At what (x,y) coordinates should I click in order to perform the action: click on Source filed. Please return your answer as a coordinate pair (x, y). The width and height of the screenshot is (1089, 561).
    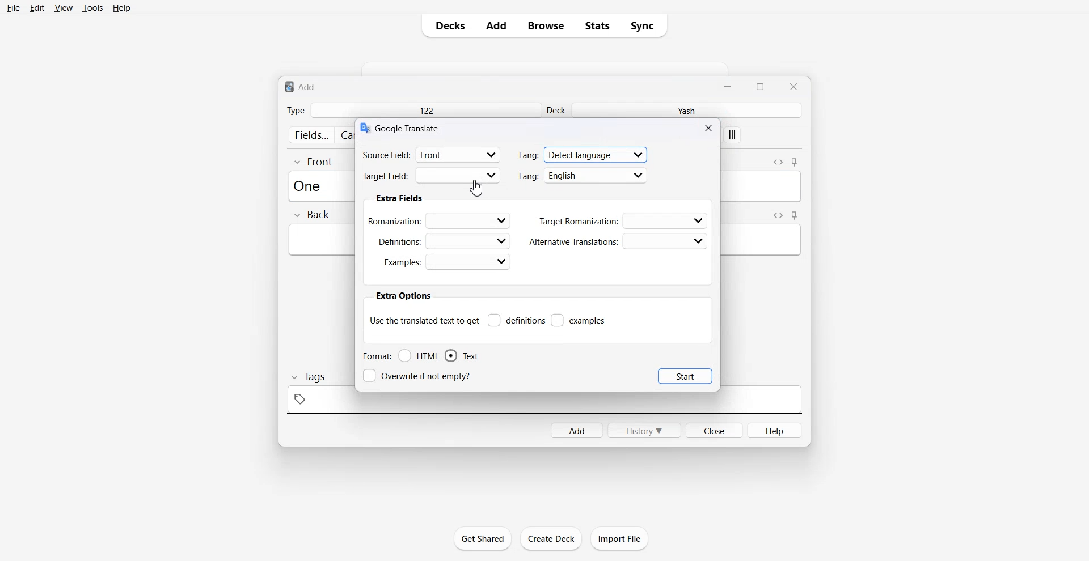
    Looking at the image, I should click on (432, 154).